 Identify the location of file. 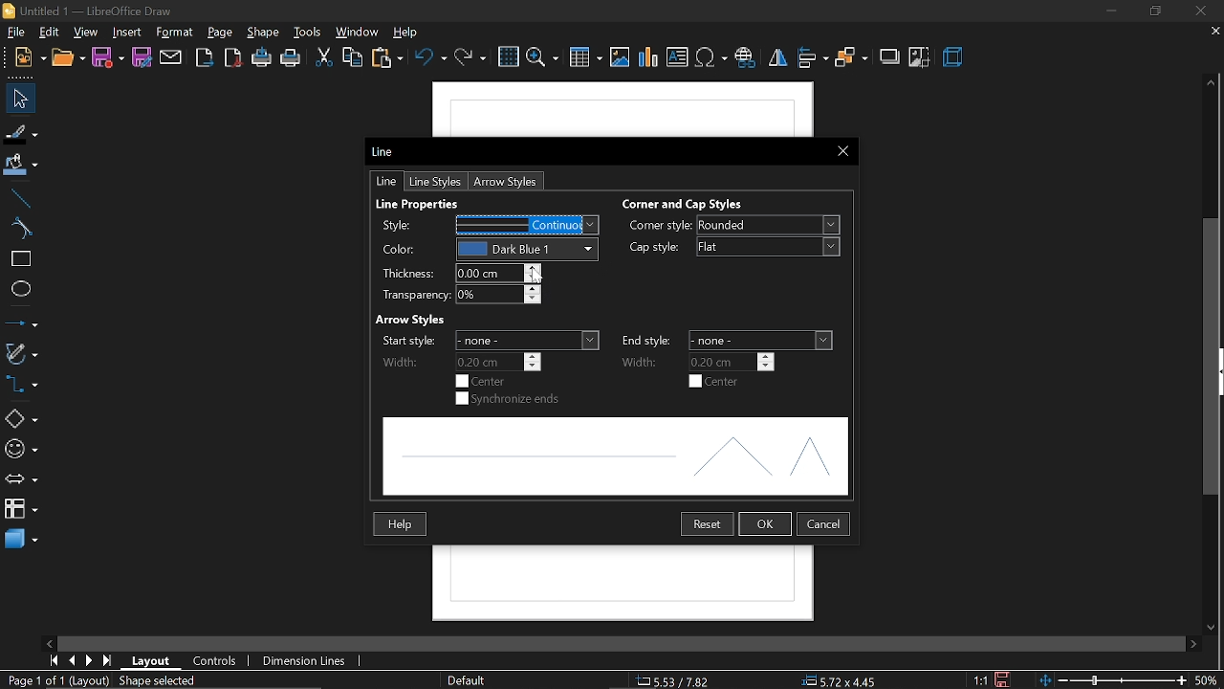
(31, 57).